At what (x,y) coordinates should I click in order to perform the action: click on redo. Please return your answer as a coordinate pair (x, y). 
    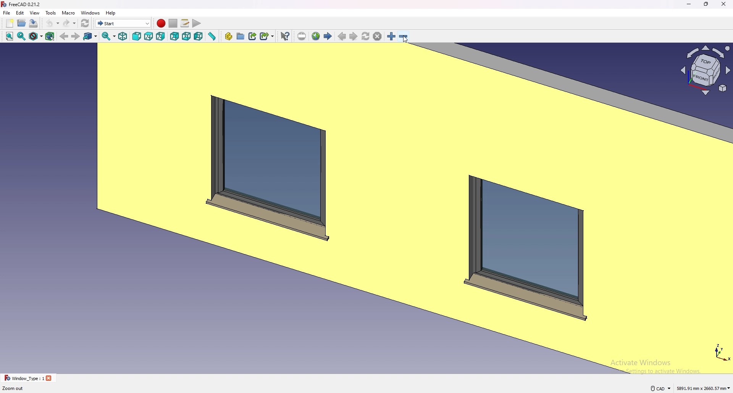
    Looking at the image, I should click on (69, 23).